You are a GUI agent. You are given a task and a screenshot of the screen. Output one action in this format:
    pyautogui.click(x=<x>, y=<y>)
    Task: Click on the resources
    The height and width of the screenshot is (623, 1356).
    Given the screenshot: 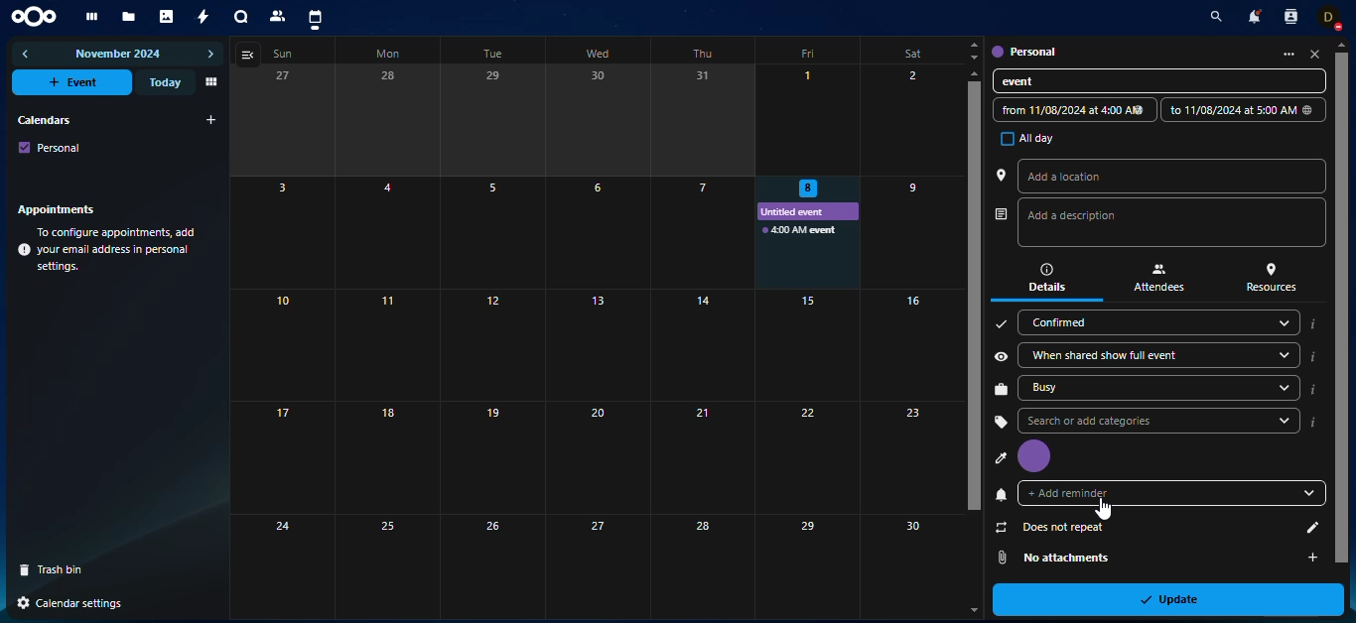 What is the action you would take?
    pyautogui.click(x=1274, y=278)
    